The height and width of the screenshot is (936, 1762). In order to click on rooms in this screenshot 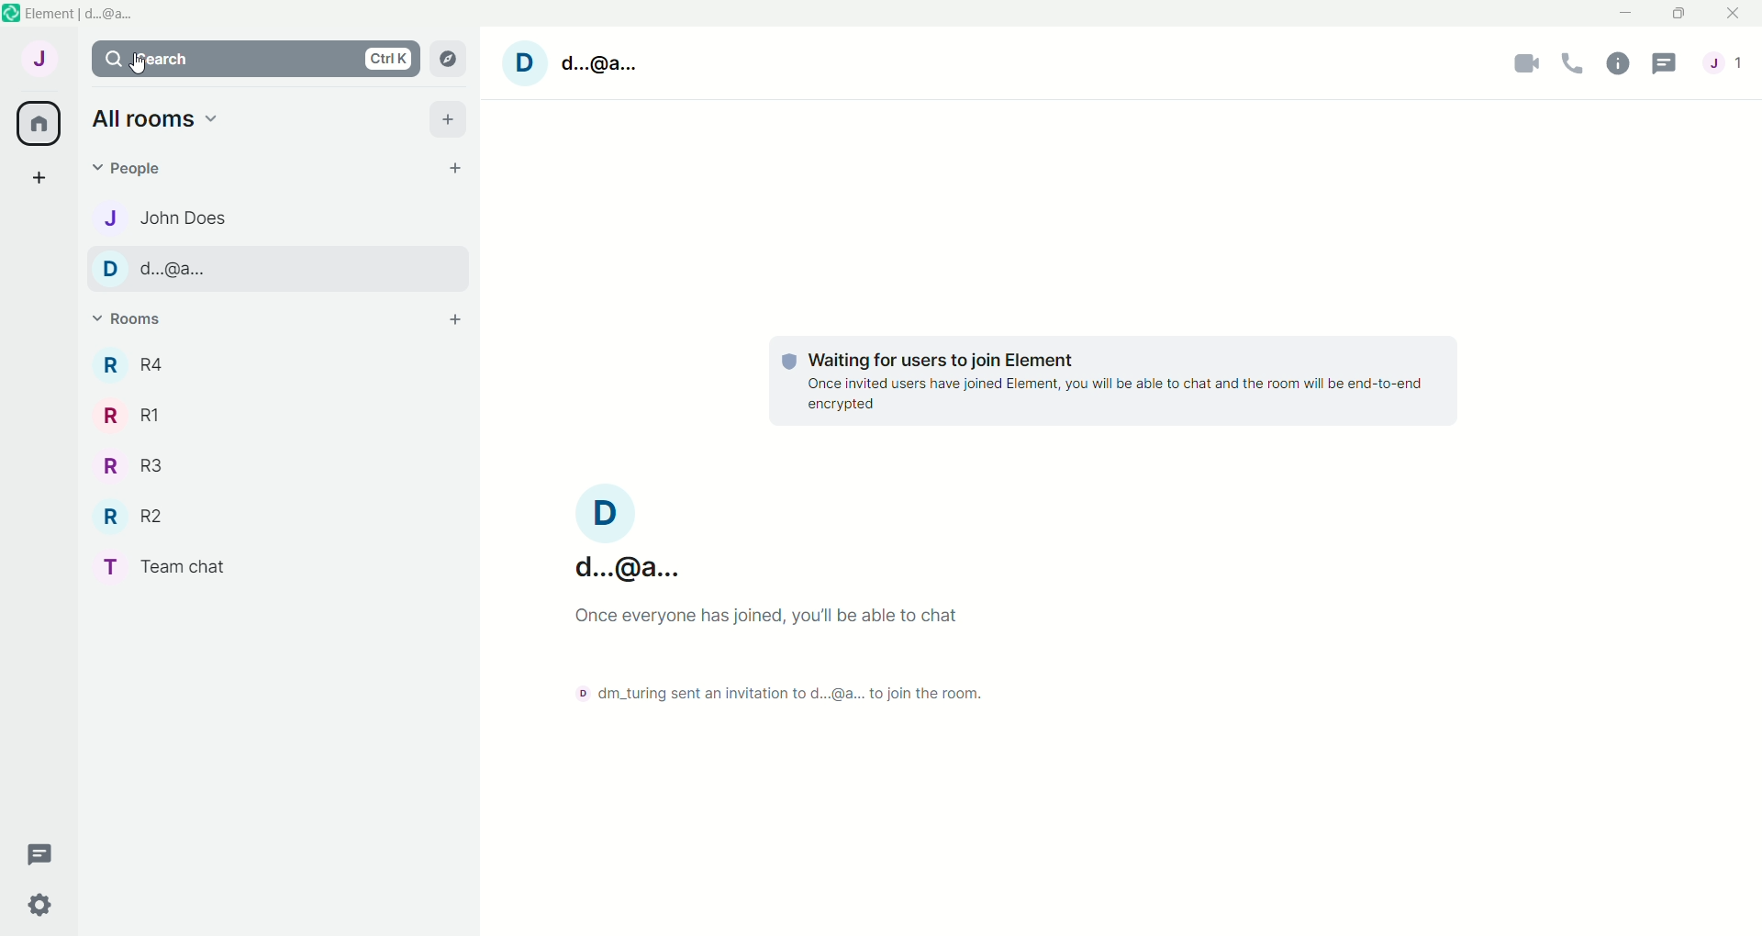, I will do `click(134, 321)`.